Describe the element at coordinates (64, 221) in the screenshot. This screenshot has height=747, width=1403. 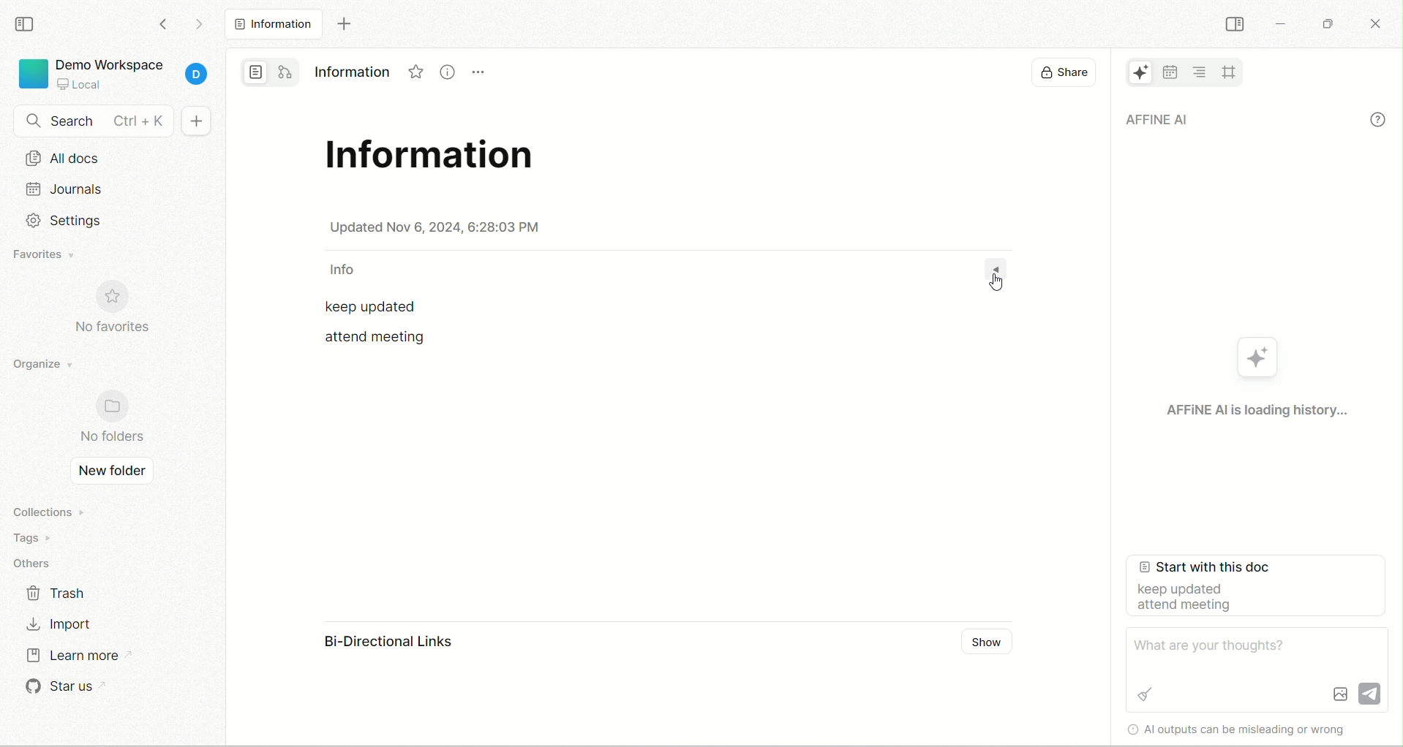
I see `Setting` at that location.